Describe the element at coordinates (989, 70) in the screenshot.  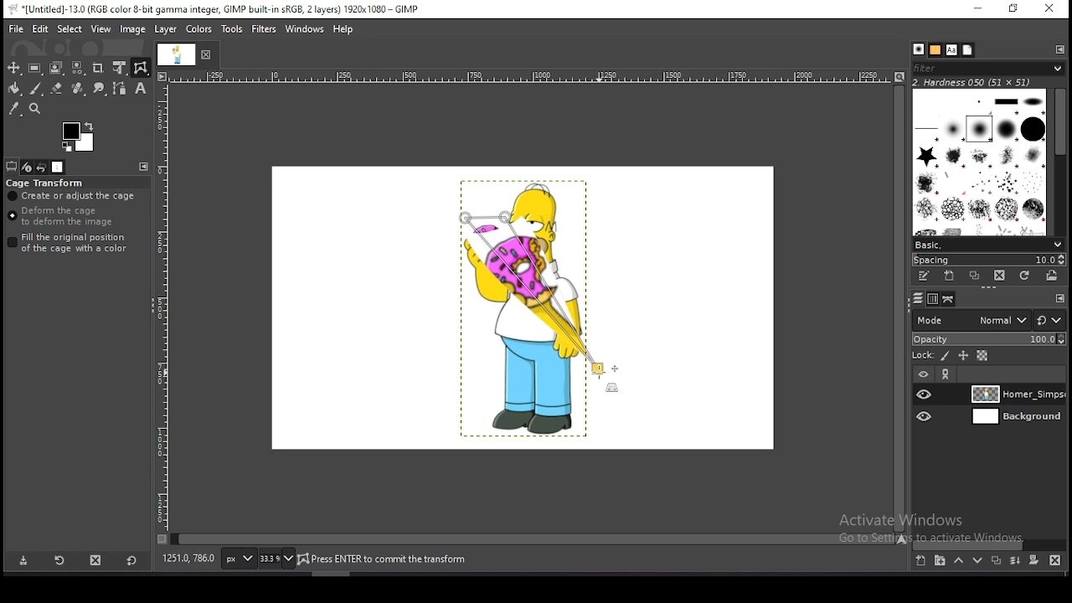
I see `filter brushes` at that location.